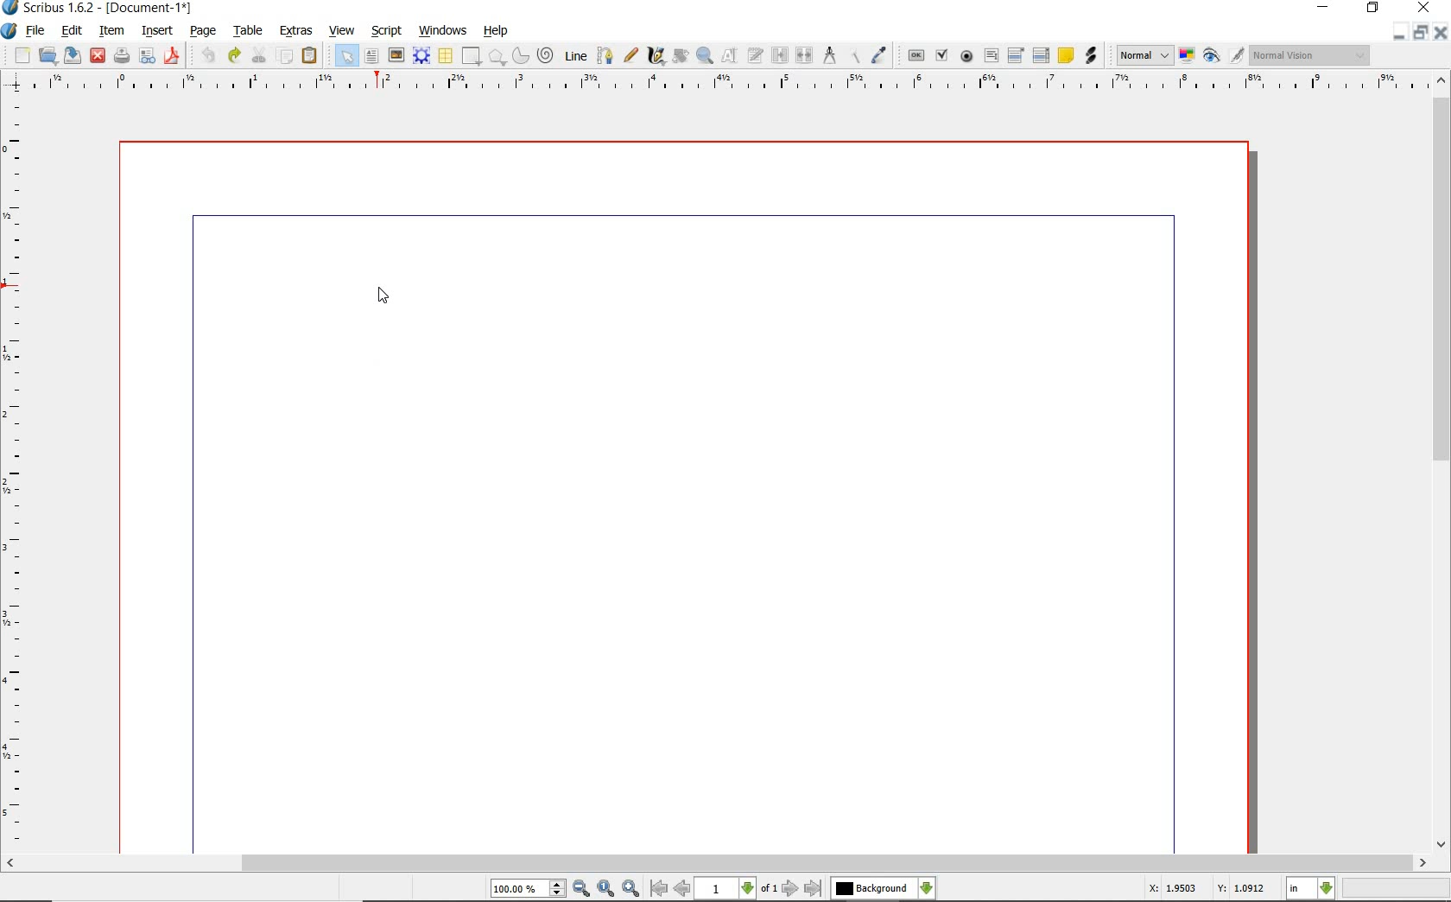  I want to click on select the current layer, so click(883, 888).